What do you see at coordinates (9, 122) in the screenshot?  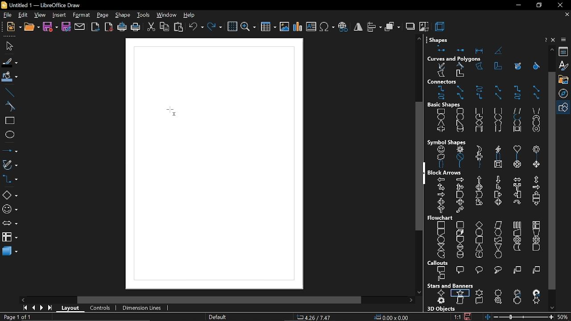 I see `rectangle` at bounding box center [9, 122].